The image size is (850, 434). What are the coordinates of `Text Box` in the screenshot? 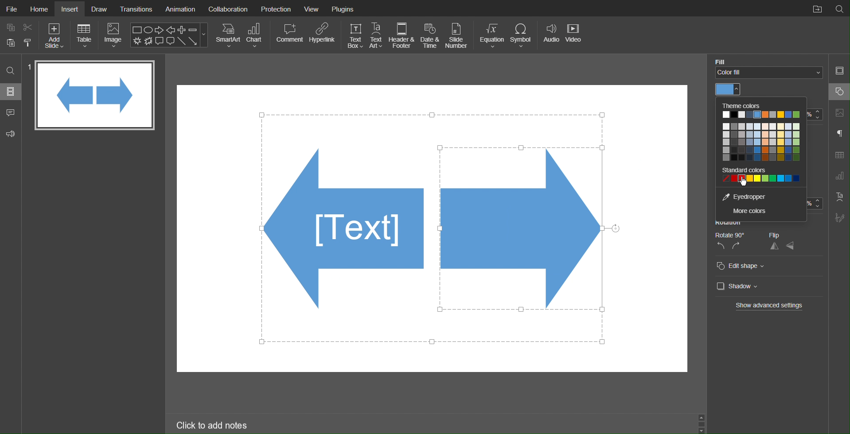 It's located at (355, 35).